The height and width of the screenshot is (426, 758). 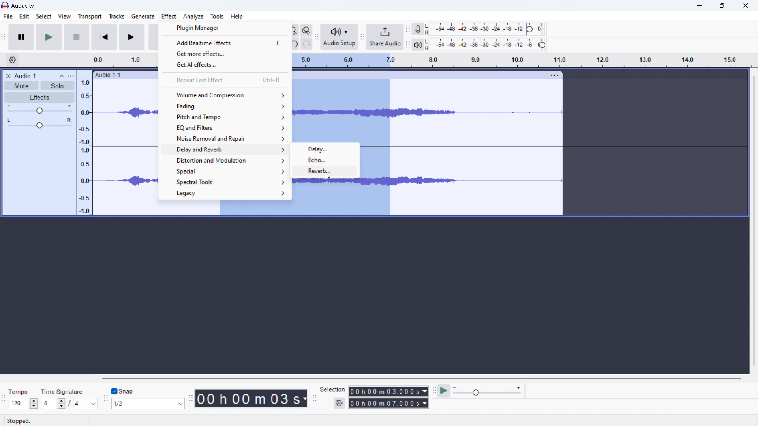 What do you see at coordinates (722, 6) in the screenshot?
I see `maximize` at bounding box center [722, 6].